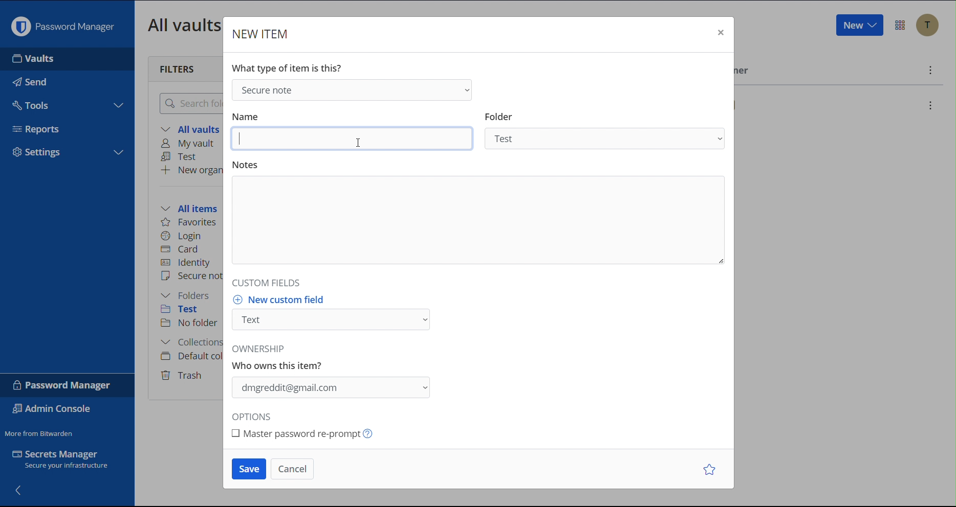 This screenshot has width=956, height=507. Describe the element at coordinates (357, 144) in the screenshot. I see `Cursor` at that location.